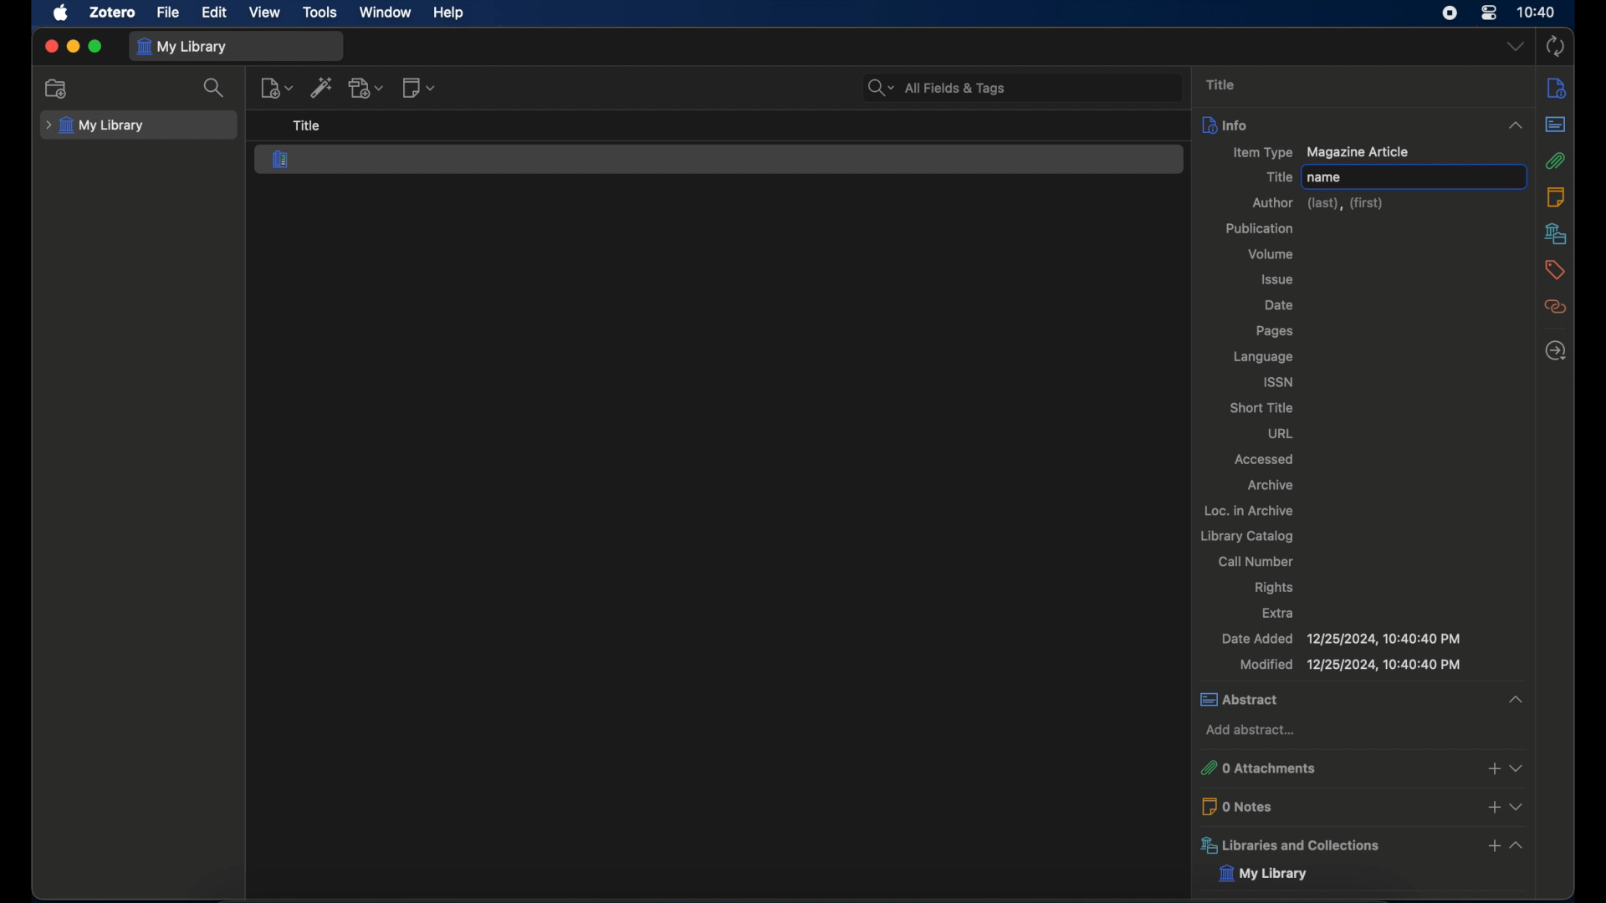 The image size is (1606, 903). Describe the element at coordinates (1248, 509) in the screenshot. I see `loc. in archive` at that location.